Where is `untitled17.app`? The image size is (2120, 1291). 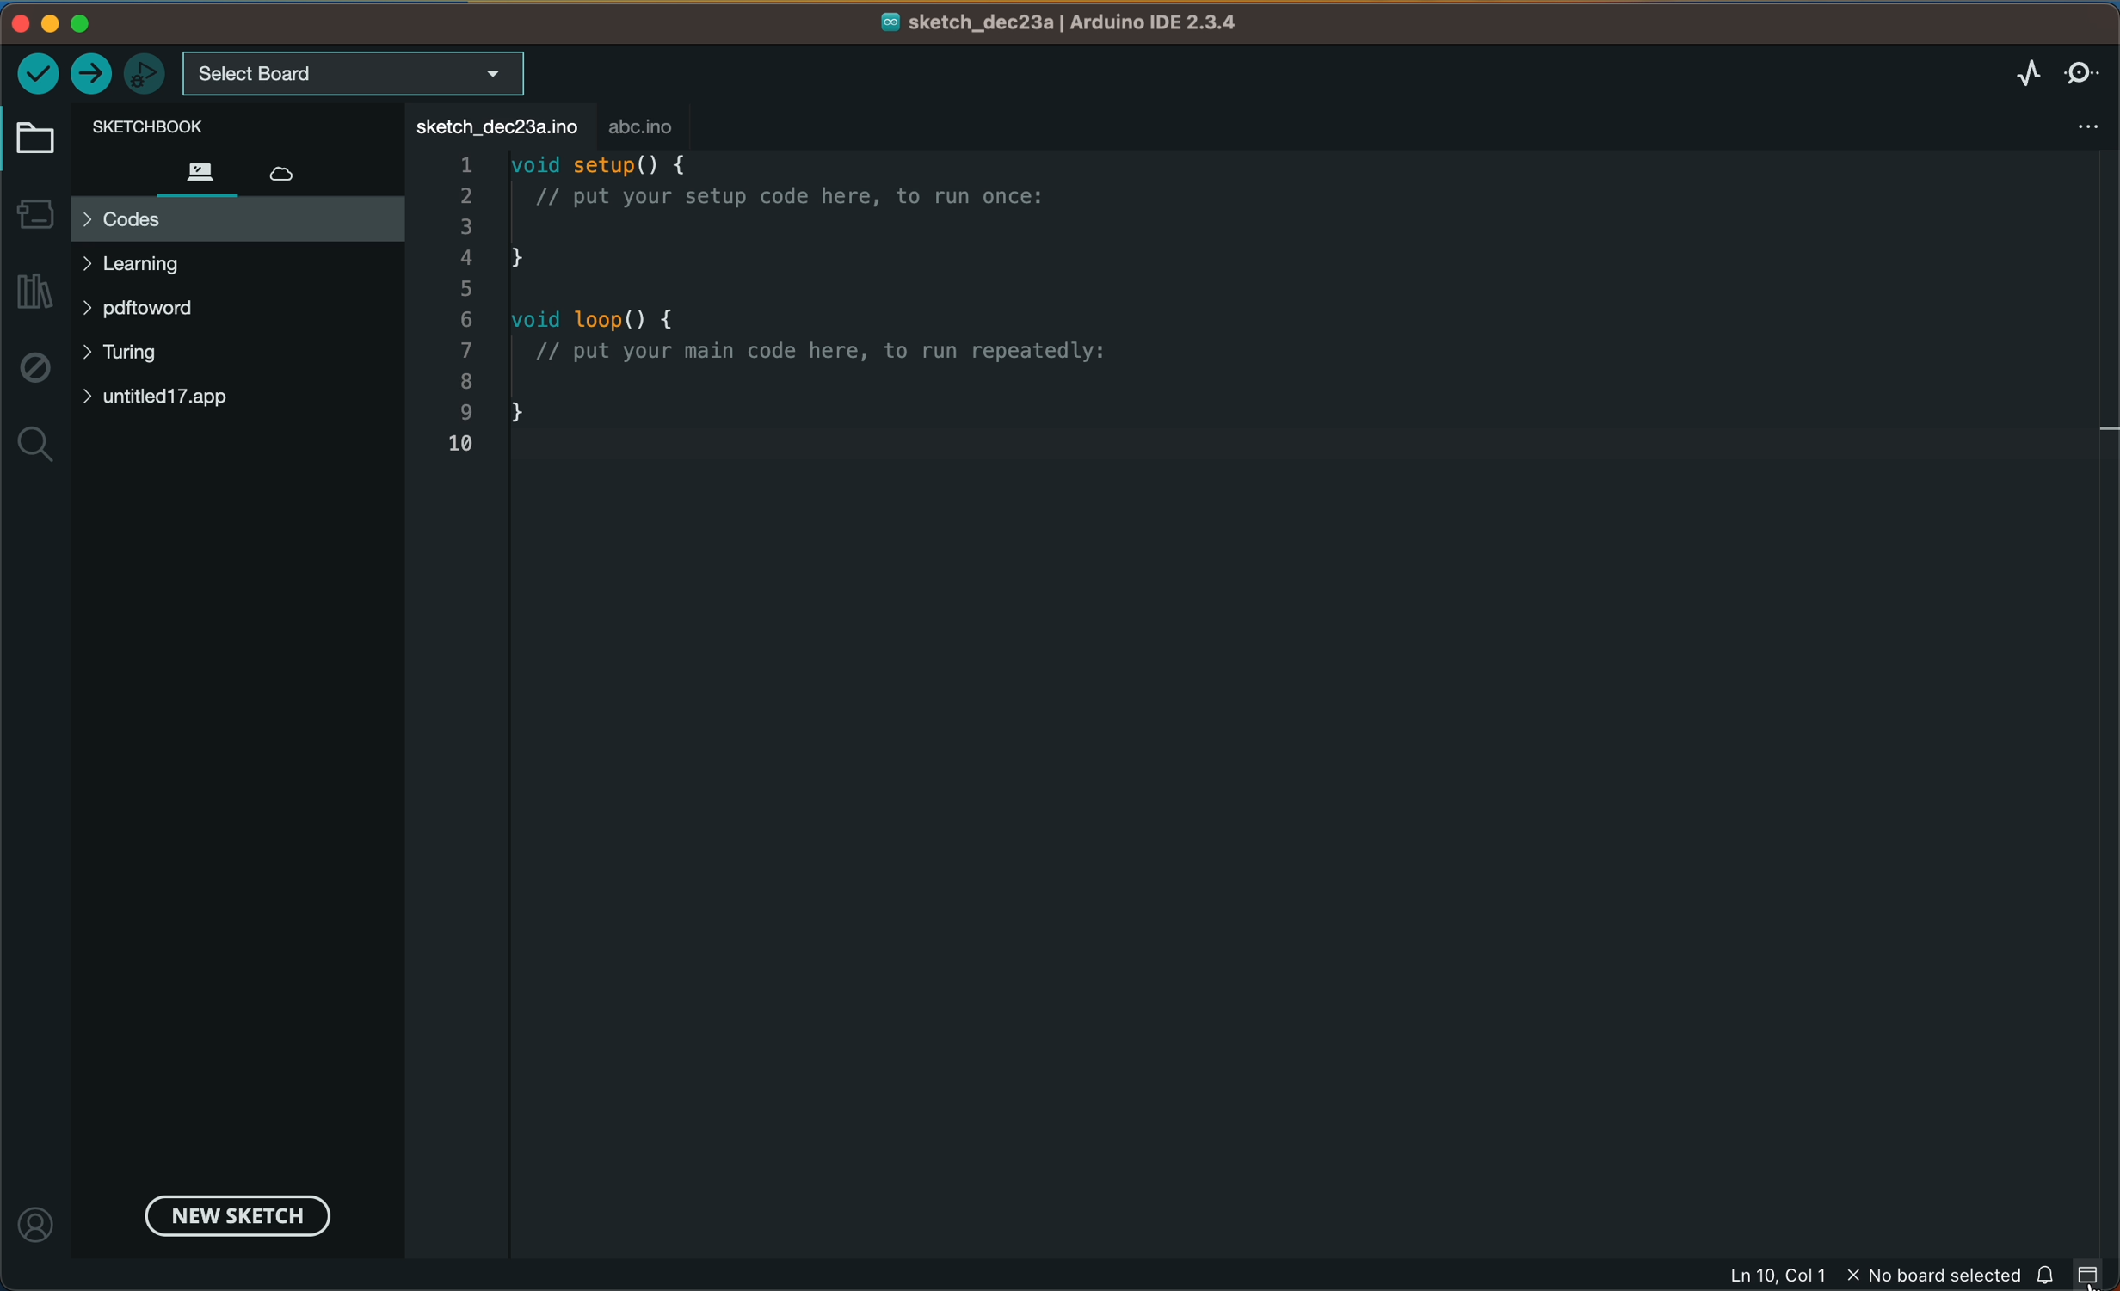
untitled17.app is located at coordinates (191, 399).